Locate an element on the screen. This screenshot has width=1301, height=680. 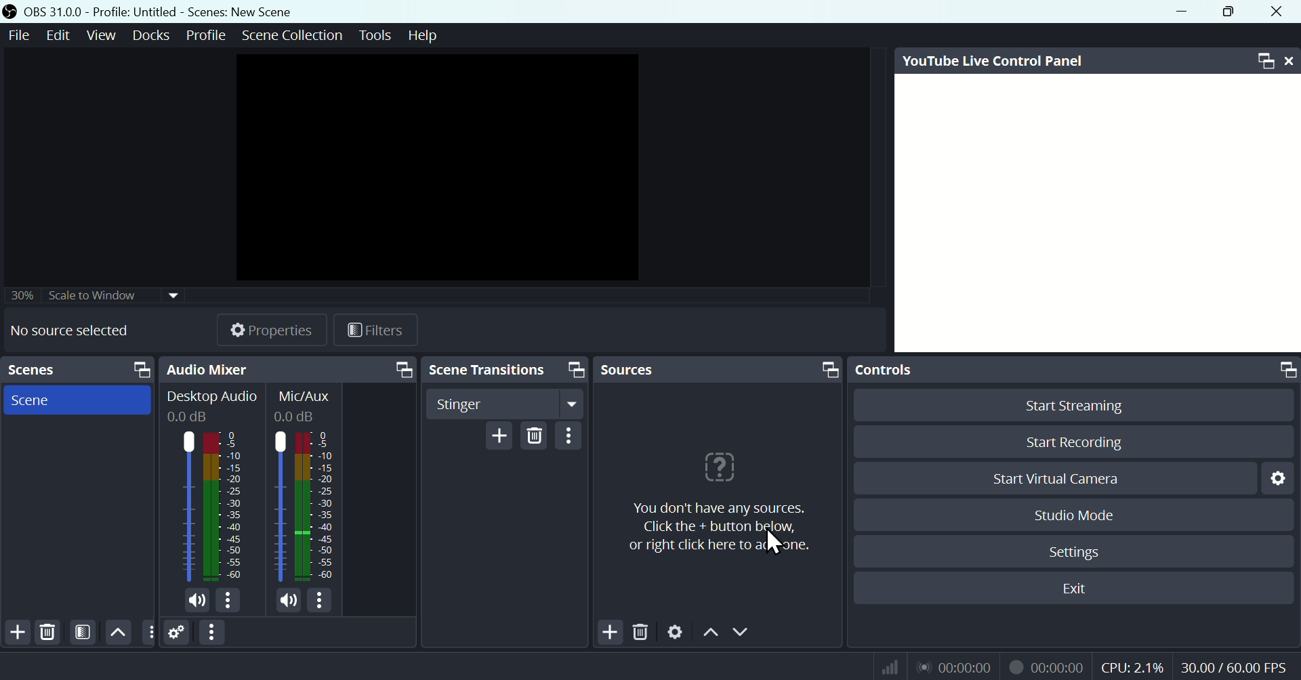
Scene collection is located at coordinates (295, 37).